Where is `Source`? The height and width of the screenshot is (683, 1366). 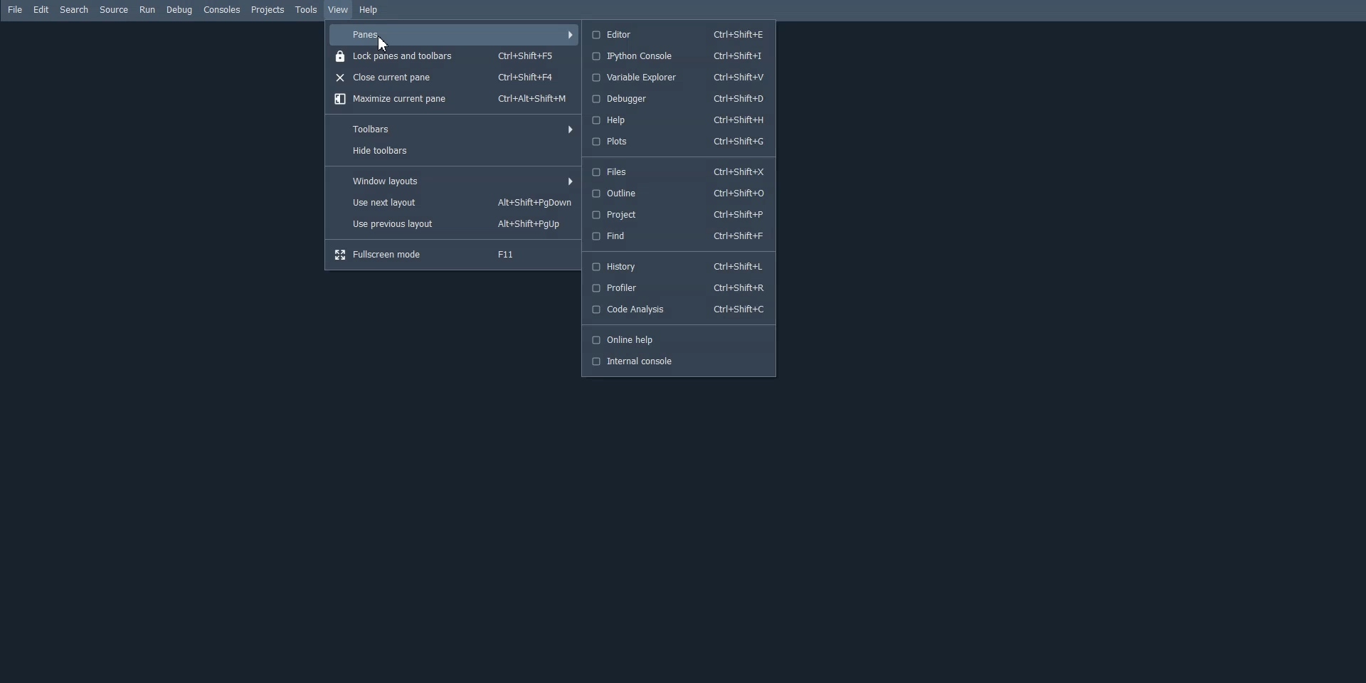 Source is located at coordinates (115, 9).